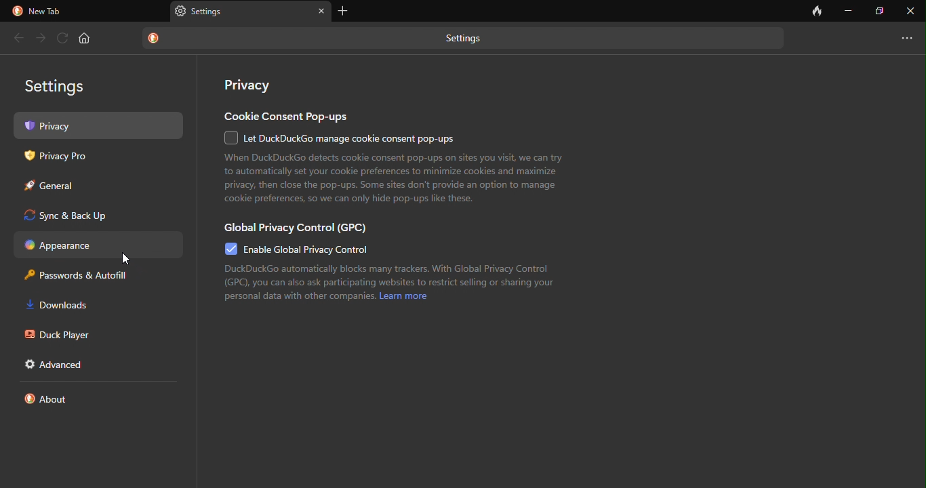 The height and width of the screenshot is (488, 926). Describe the element at coordinates (880, 10) in the screenshot. I see `maximize` at that location.